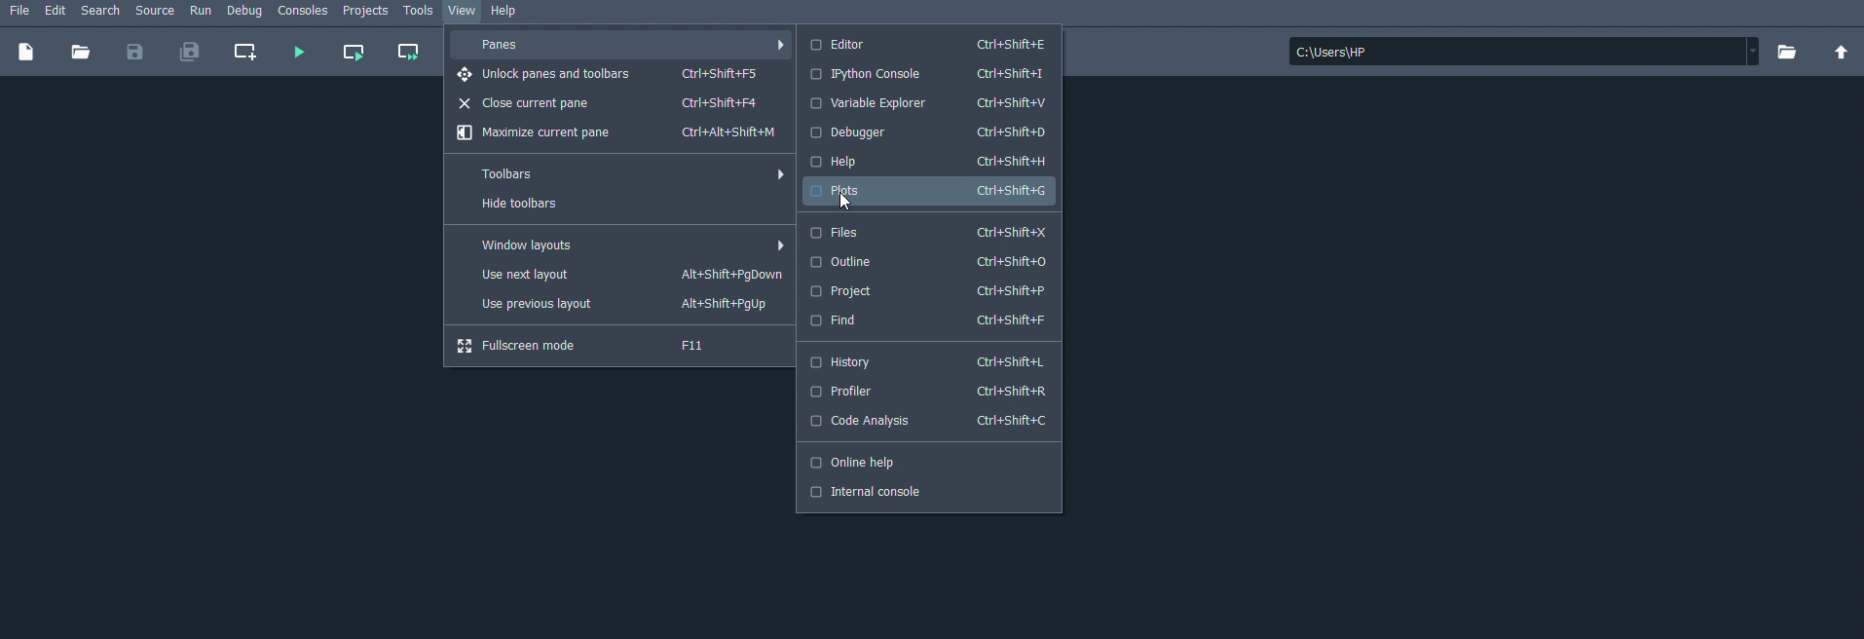 The height and width of the screenshot is (639, 1864). I want to click on Plots, so click(925, 191).